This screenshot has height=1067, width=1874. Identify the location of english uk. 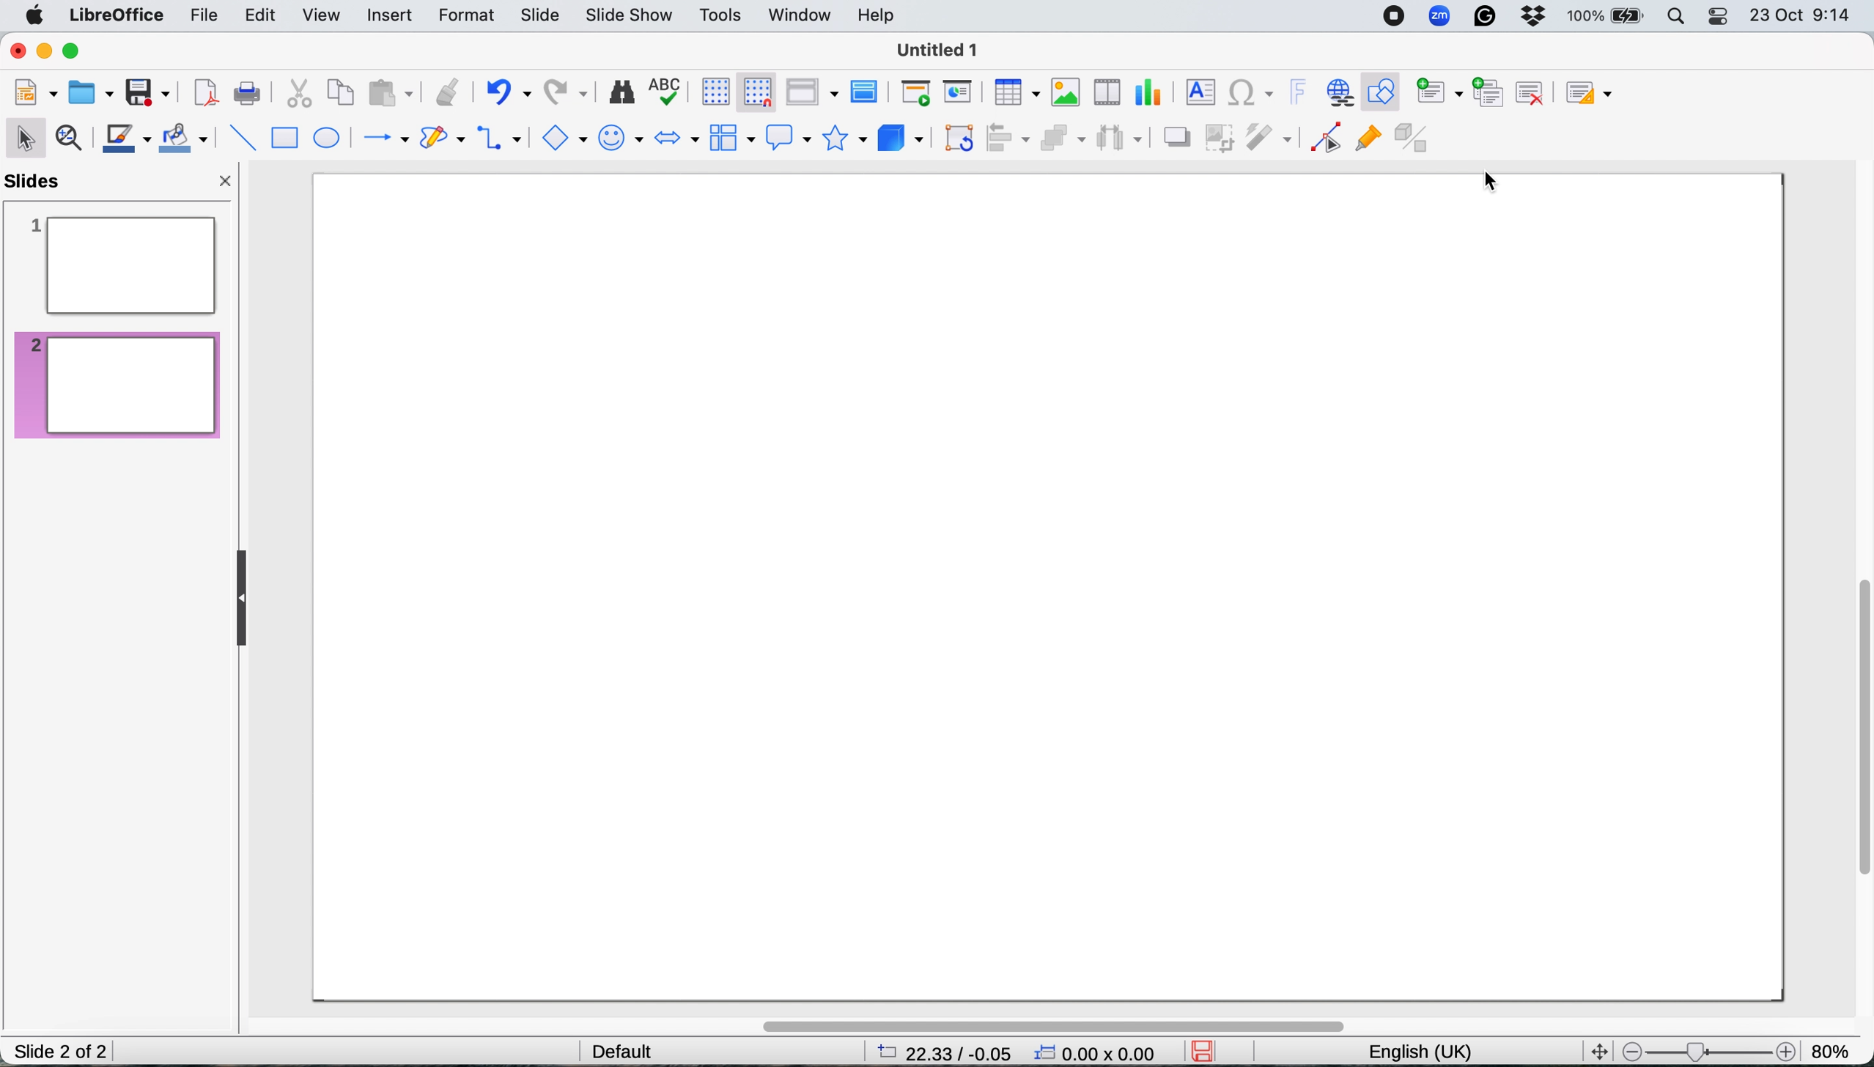
(1417, 1050).